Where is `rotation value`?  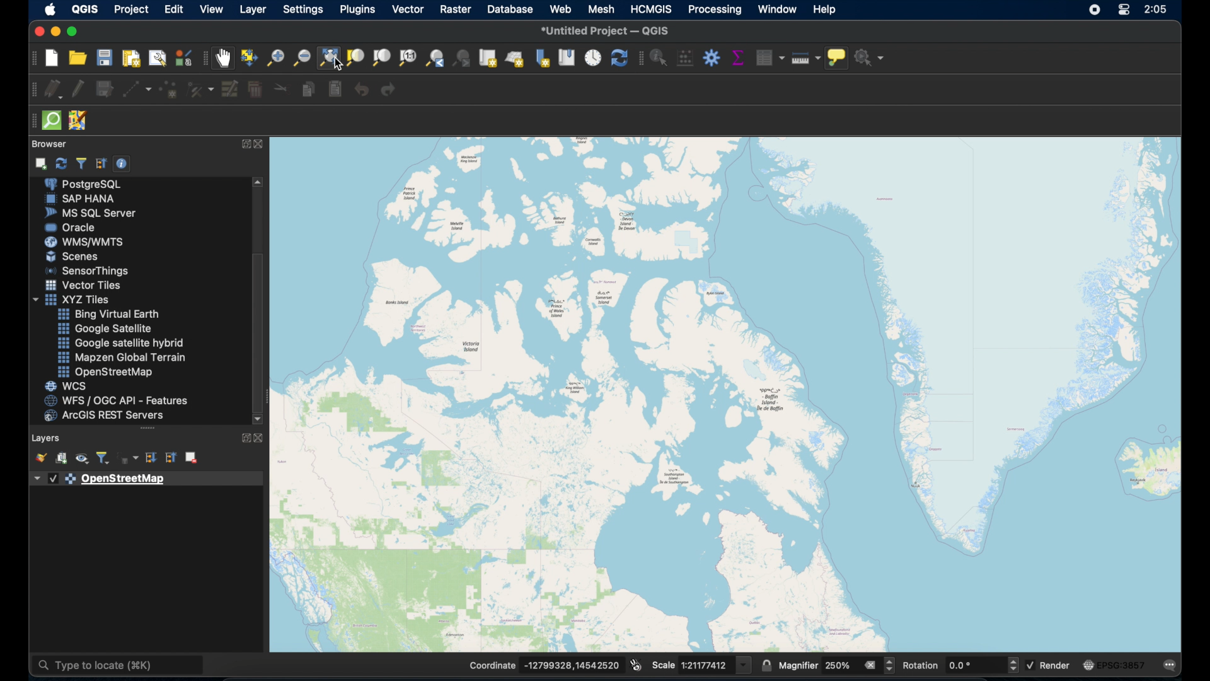 rotation value is located at coordinates (975, 665).